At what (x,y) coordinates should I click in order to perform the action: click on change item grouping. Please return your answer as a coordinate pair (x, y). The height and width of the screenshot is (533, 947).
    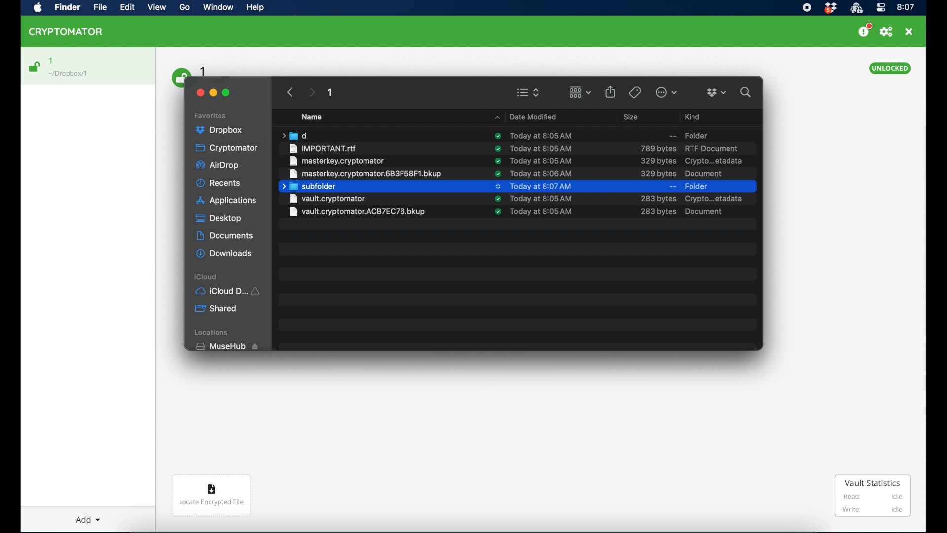
    Looking at the image, I should click on (580, 92).